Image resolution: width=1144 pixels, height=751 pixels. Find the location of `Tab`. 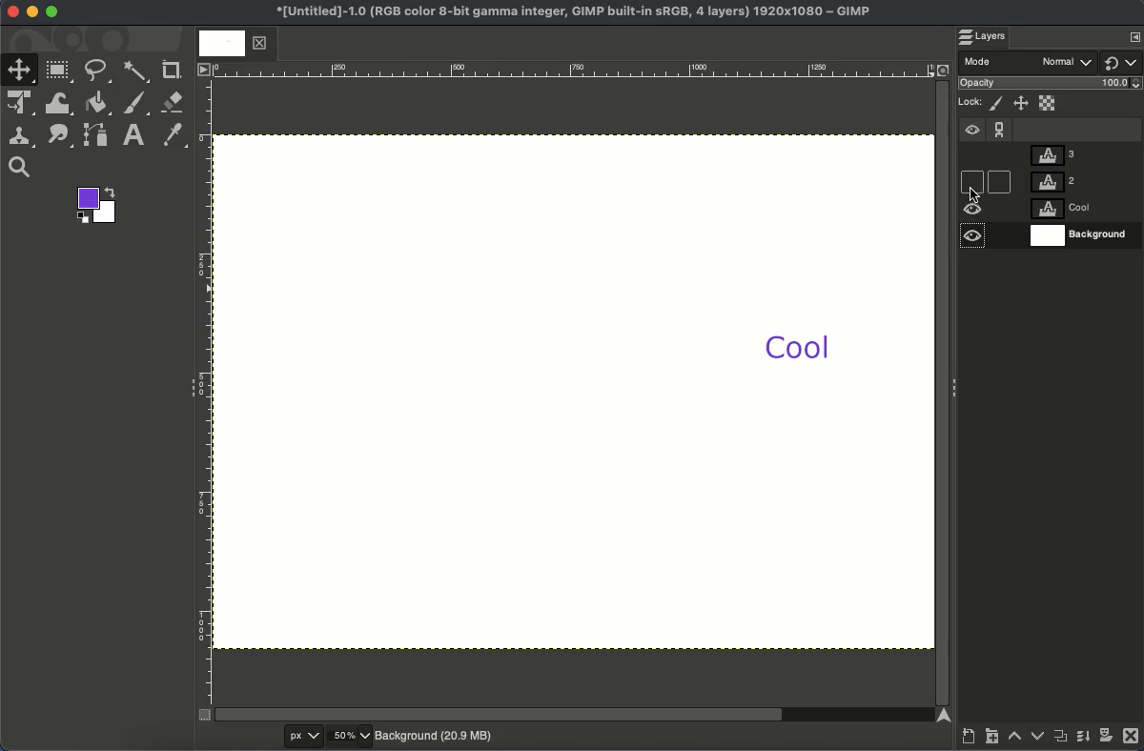

Tab is located at coordinates (232, 44).